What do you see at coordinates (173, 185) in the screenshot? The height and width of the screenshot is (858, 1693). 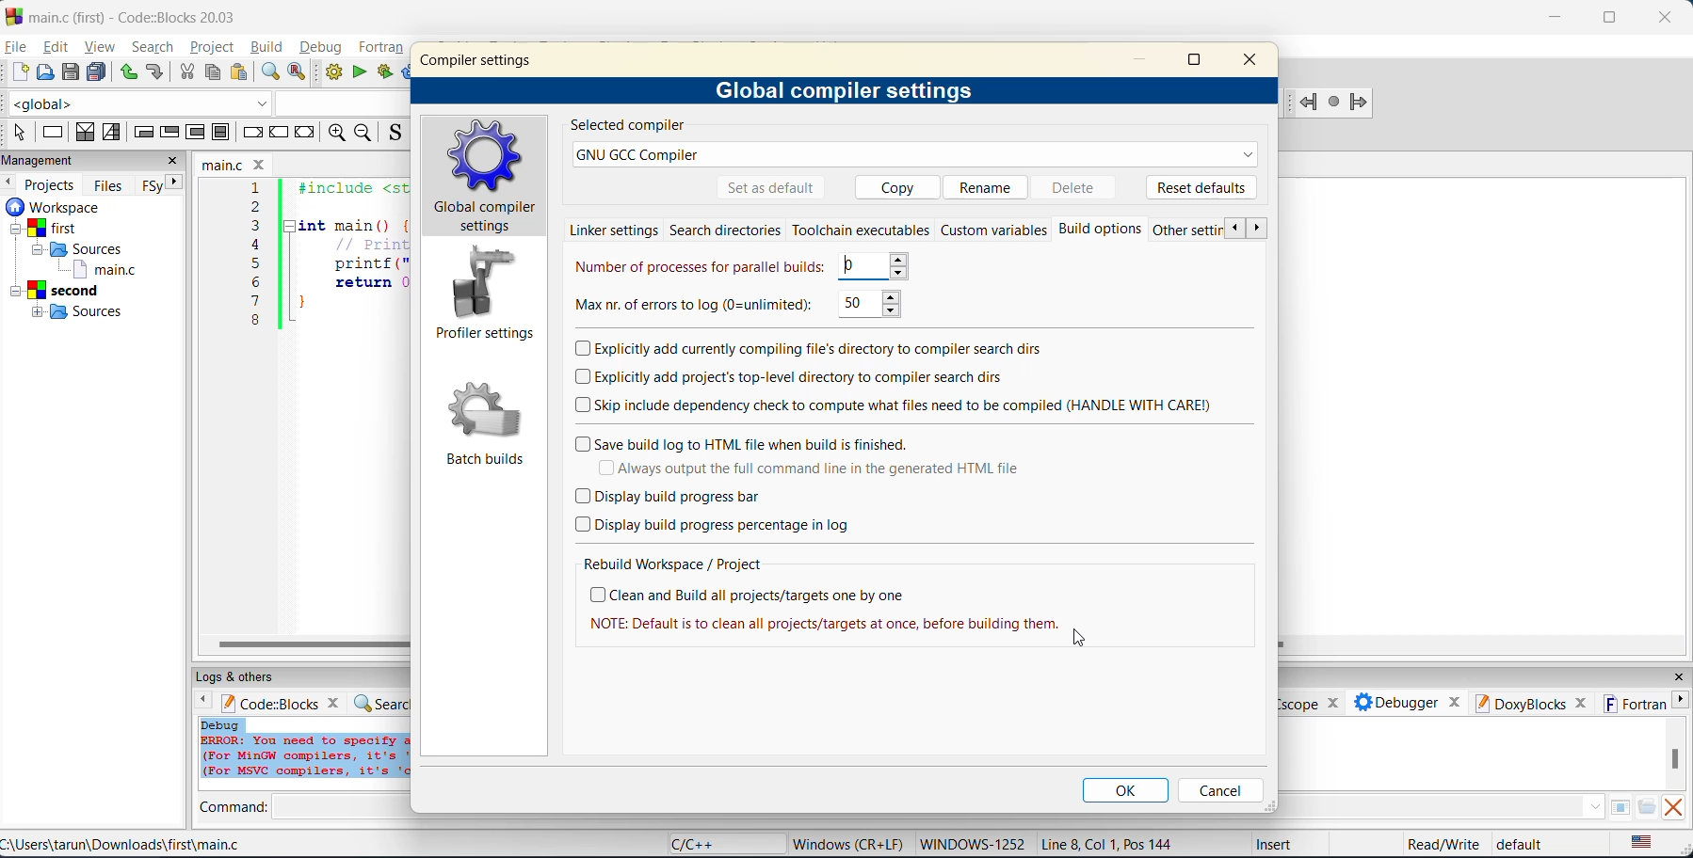 I see `next` at bounding box center [173, 185].